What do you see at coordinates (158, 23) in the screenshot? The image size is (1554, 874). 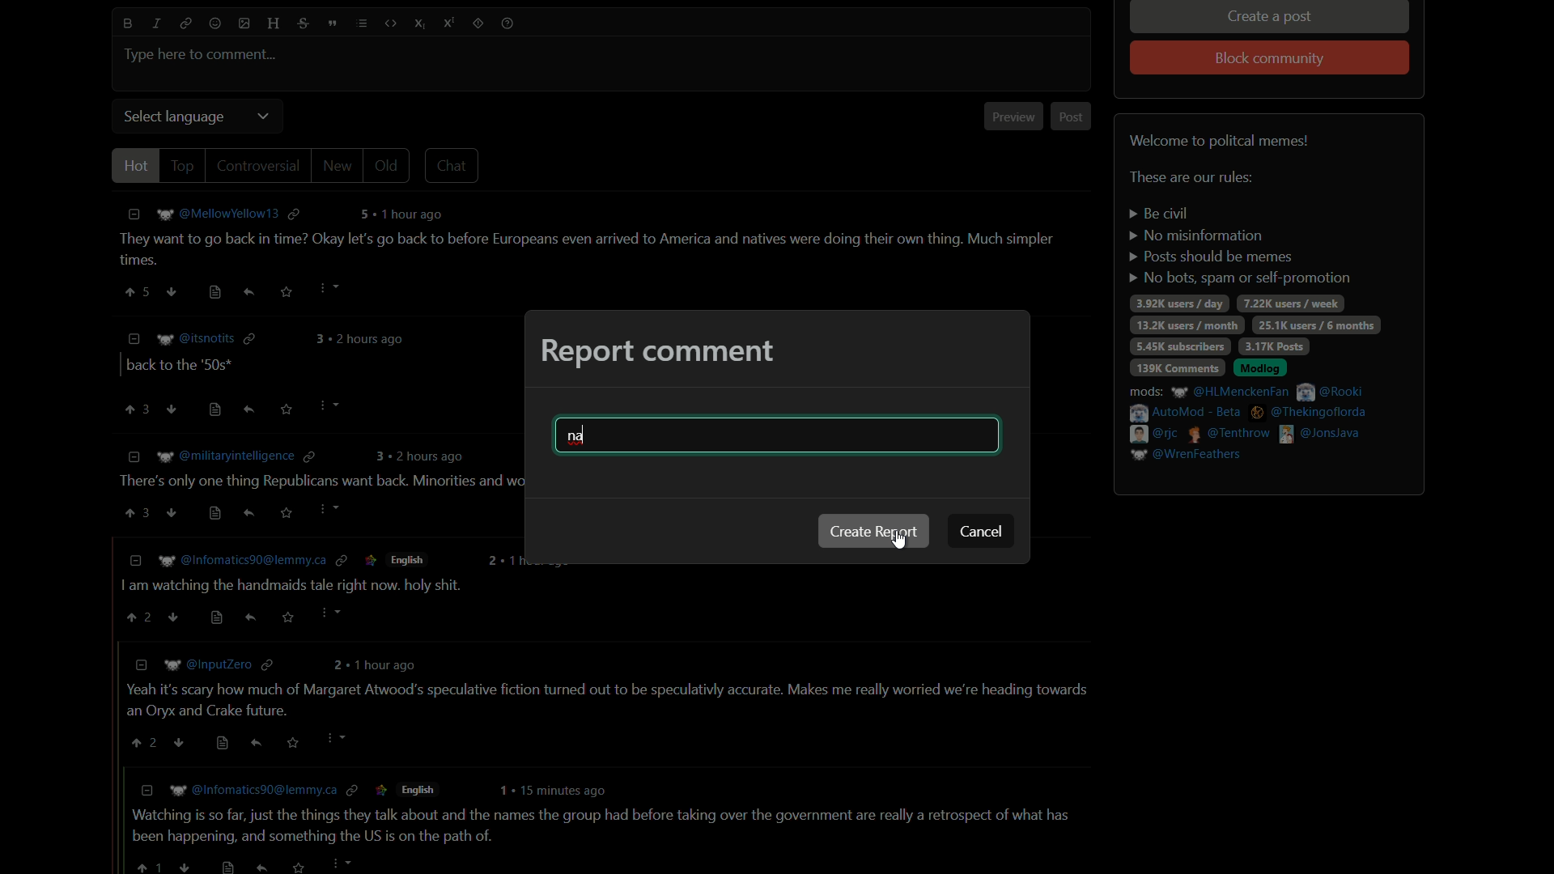 I see `italic` at bounding box center [158, 23].